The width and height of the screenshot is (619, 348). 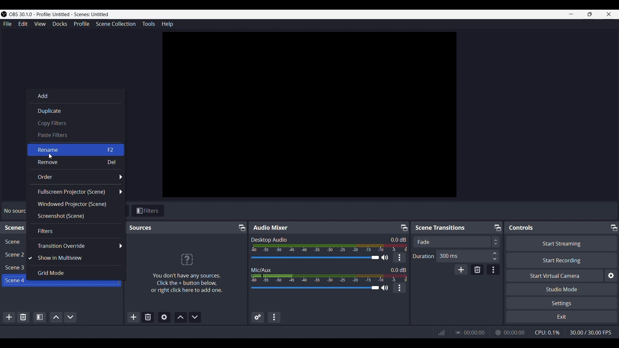 What do you see at coordinates (39, 316) in the screenshot?
I see `Open scene filters` at bounding box center [39, 316].